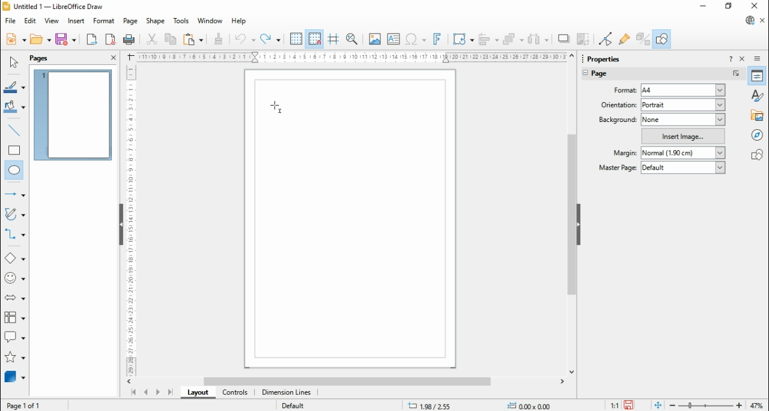 The image size is (769, 411). I want to click on rectangle, so click(14, 150).